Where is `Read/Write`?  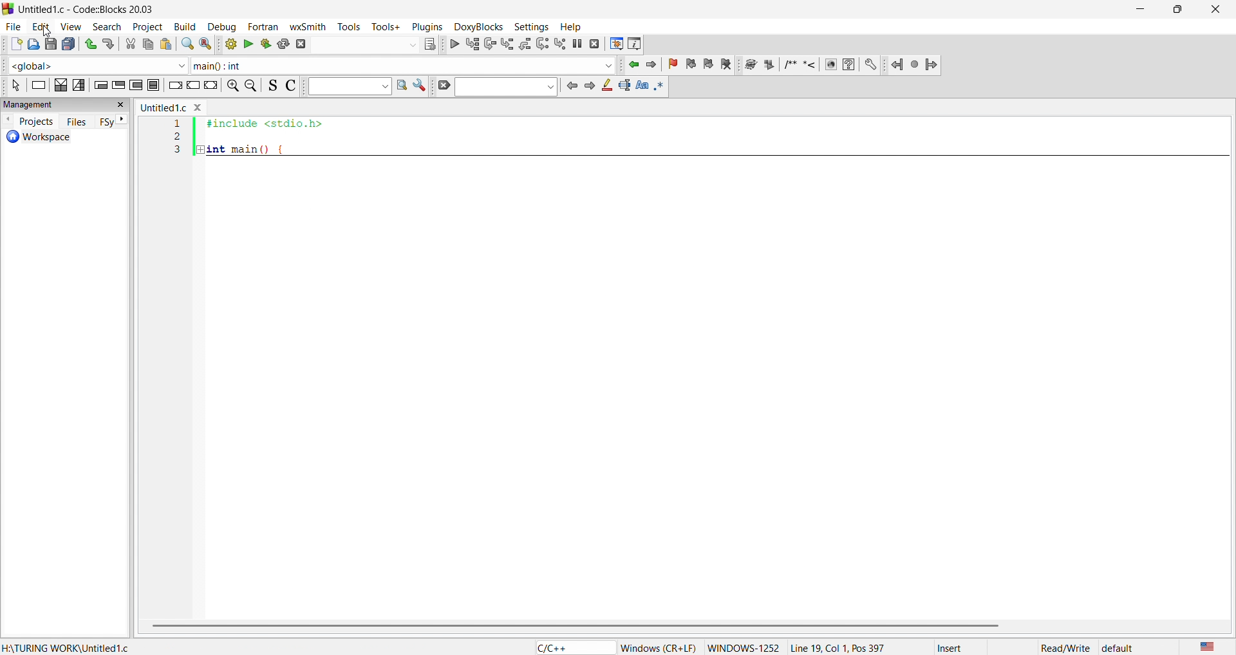
Read/Write is located at coordinates (1065, 647).